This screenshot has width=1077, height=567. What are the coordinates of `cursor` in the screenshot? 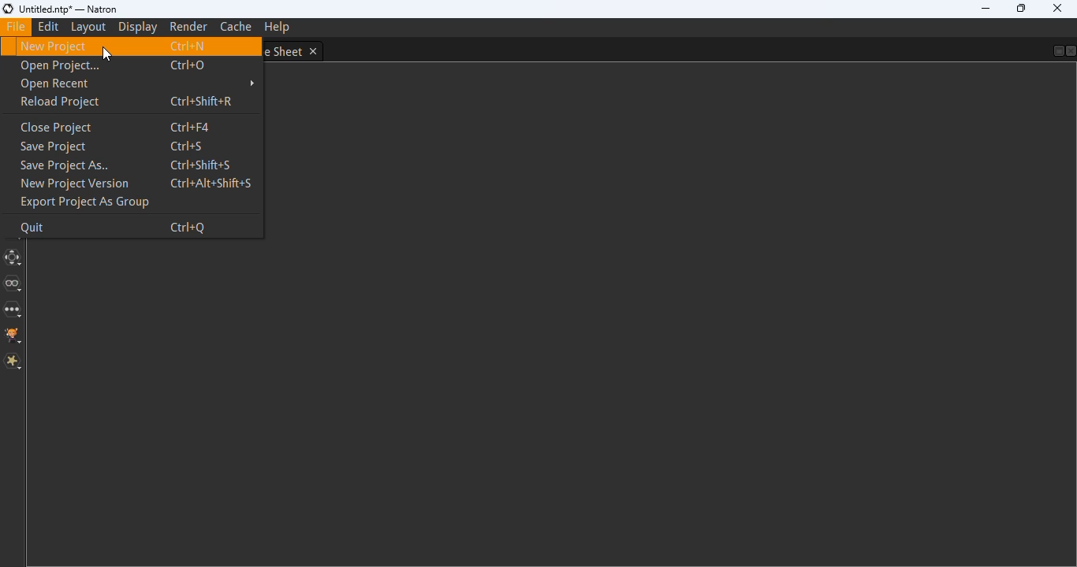 It's located at (107, 53).